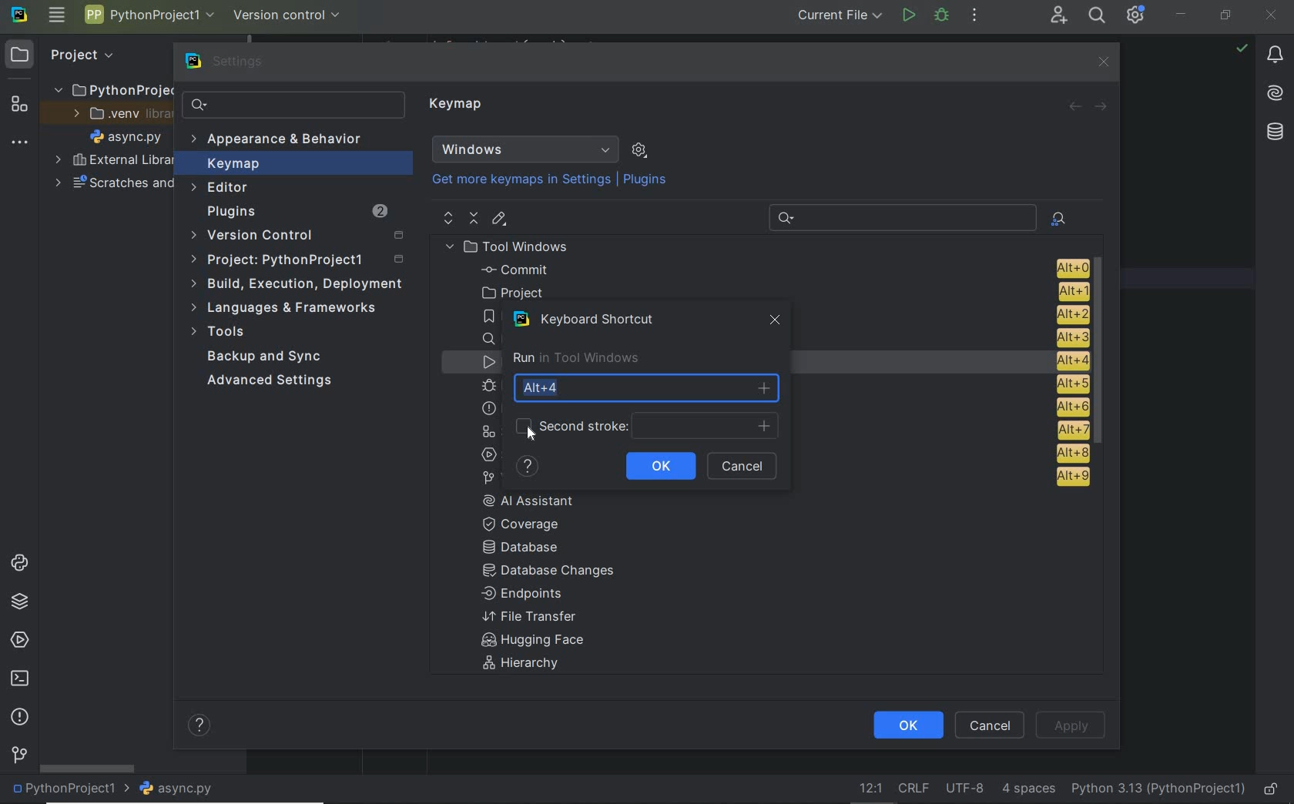  I want to click on External Libraries, so click(110, 161).